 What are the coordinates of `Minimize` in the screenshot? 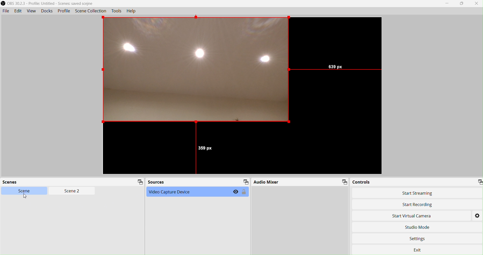 It's located at (447, 3).